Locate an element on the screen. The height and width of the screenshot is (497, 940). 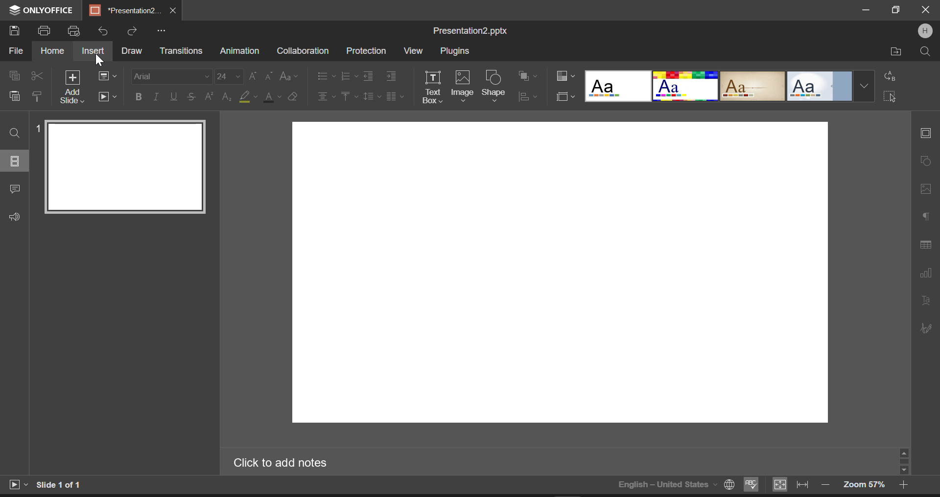
More Options is located at coordinates (161, 30).